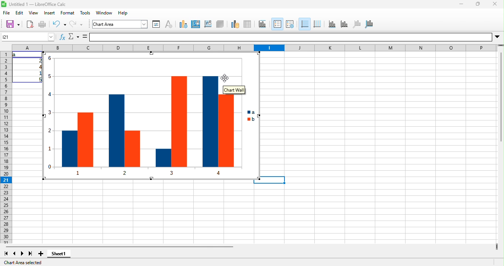 The image size is (504, 266). I want to click on print, so click(42, 24).